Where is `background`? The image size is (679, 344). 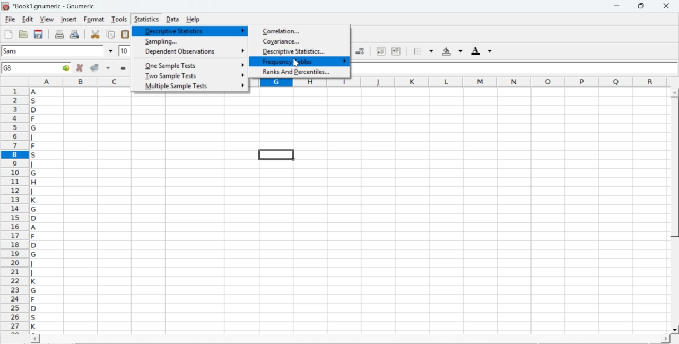 background is located at coordinates (453, 51).